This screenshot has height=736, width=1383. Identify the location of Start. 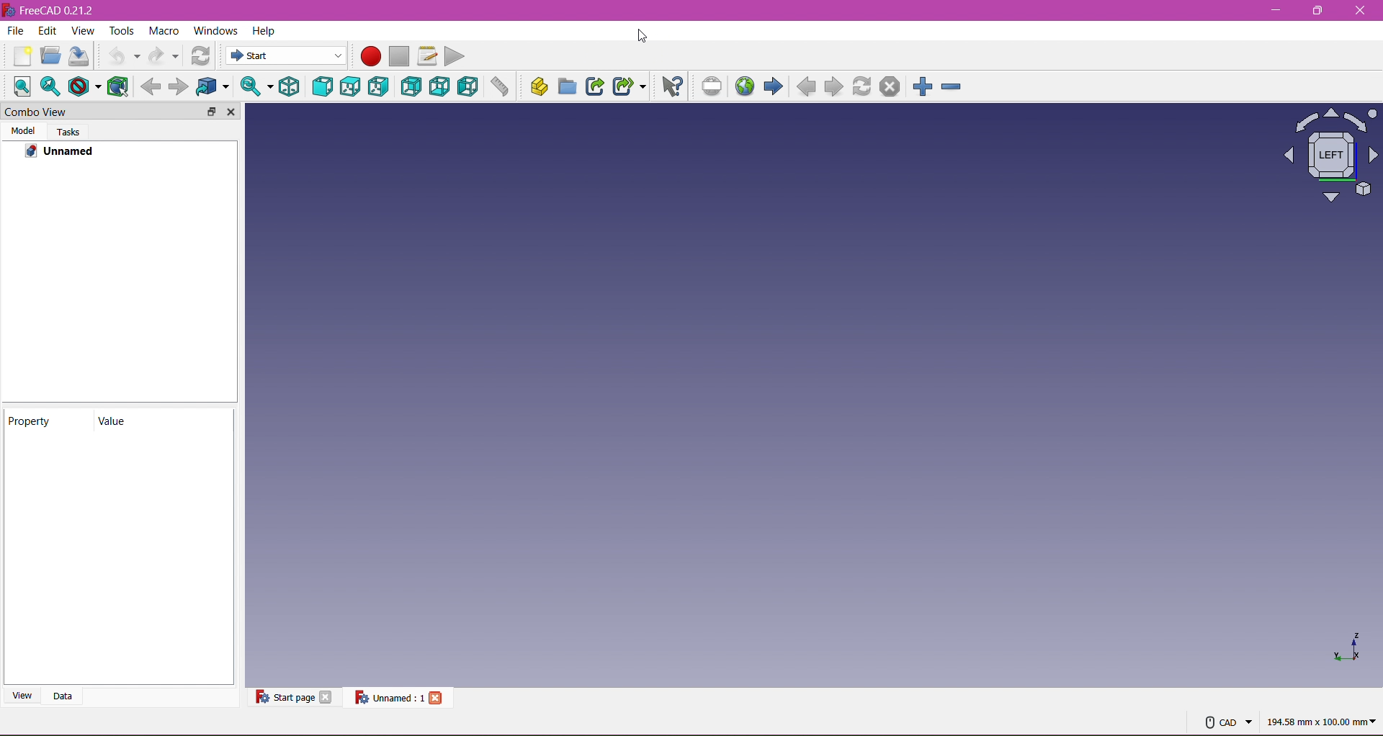
(273, 55).